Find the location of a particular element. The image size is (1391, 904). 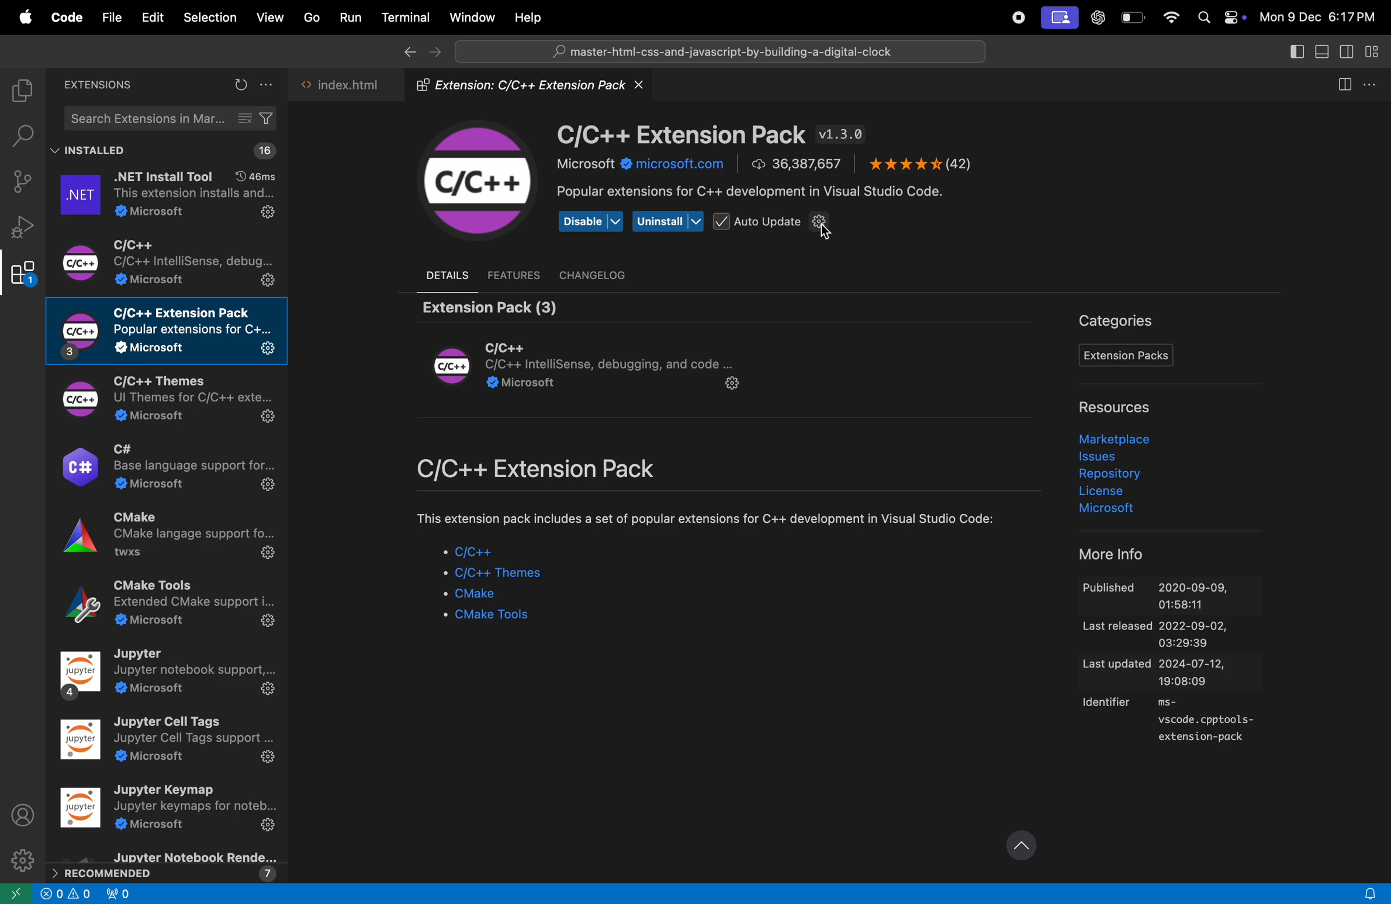

ratings is located at coordinates (918, 166).